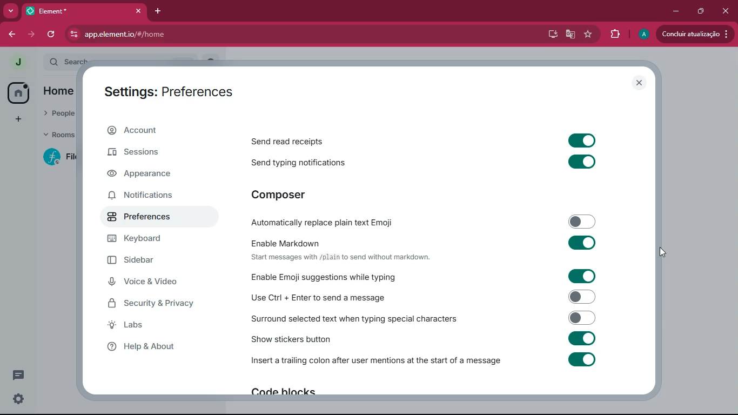 The height and width of the screenshot is (415, 738). Describe the element at coordinates (425, 243) in the screenshot. I see `Enable Markdown` at that location.